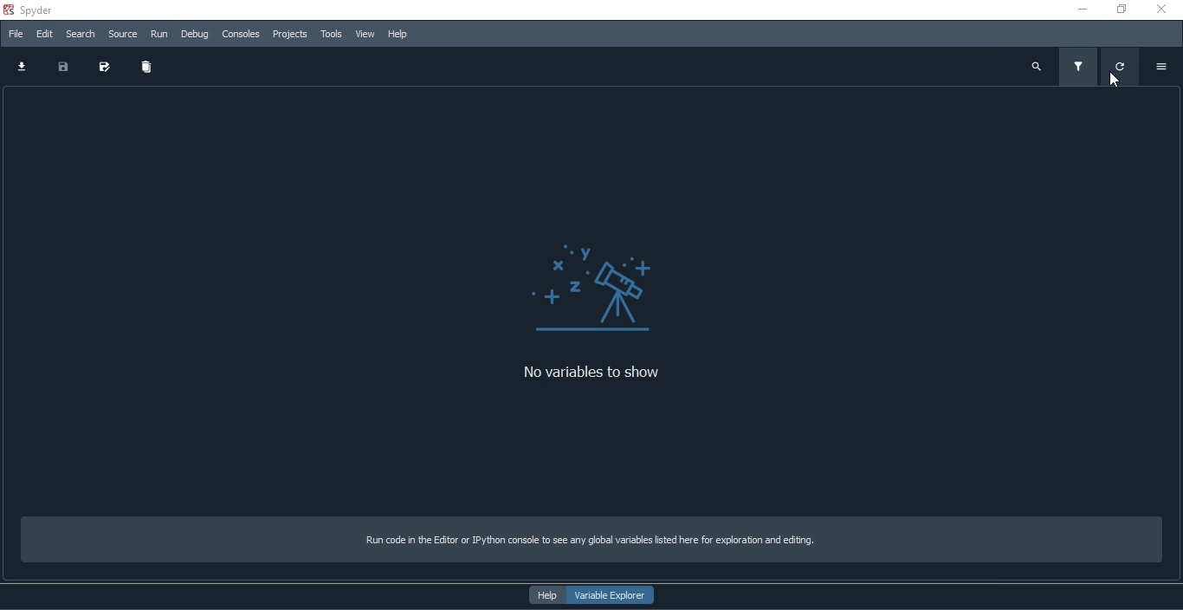  What do you see at coordinates (45, 33) in the screenshot?
I see `Edit` at bounding box center [45, 33].